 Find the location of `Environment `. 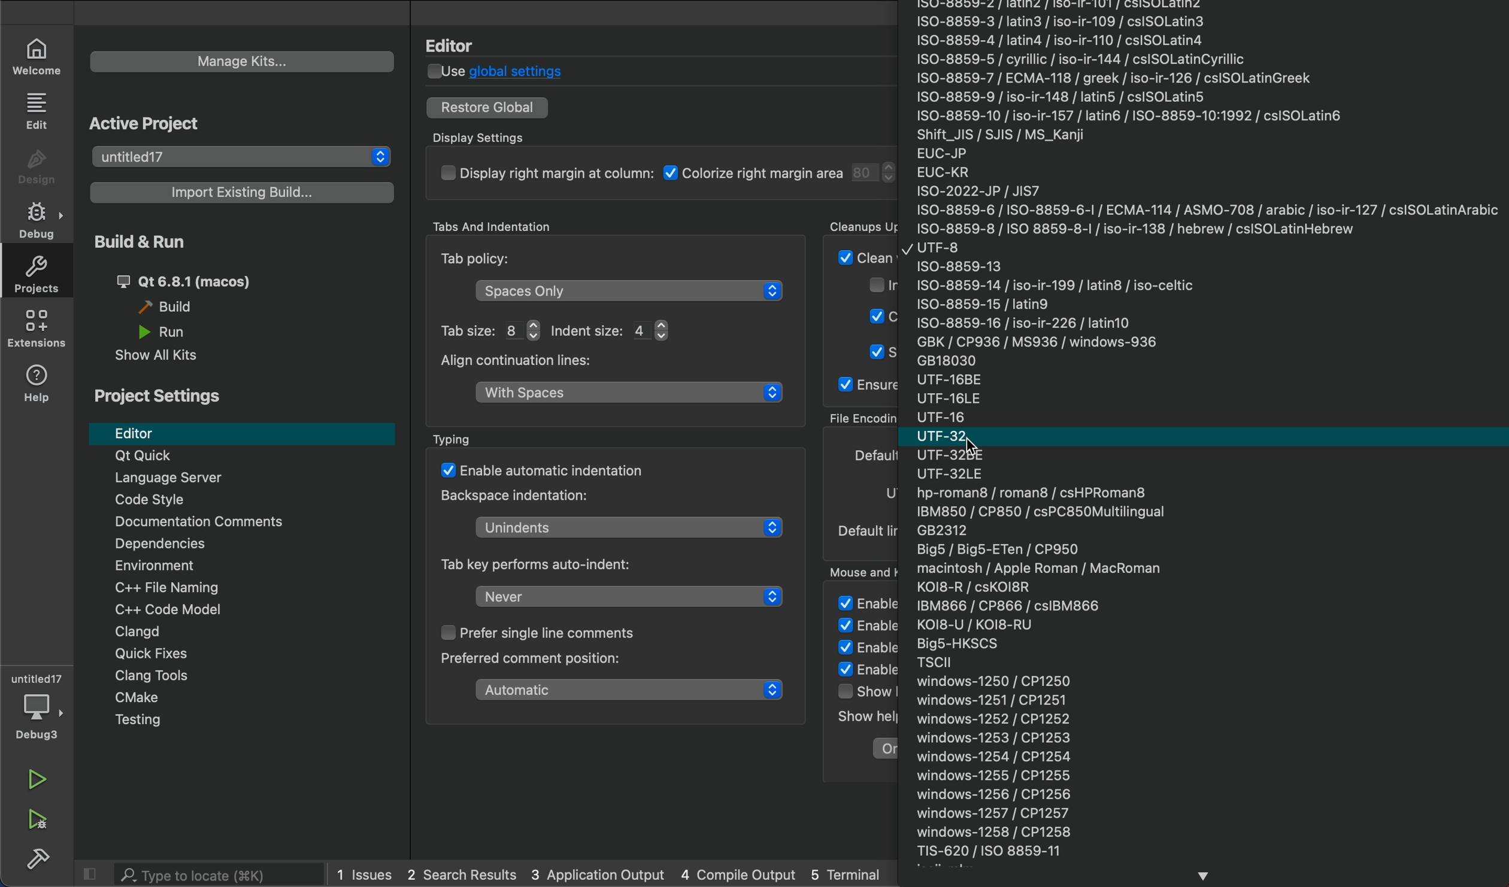

Environment  is located at coordinates (236, 566).